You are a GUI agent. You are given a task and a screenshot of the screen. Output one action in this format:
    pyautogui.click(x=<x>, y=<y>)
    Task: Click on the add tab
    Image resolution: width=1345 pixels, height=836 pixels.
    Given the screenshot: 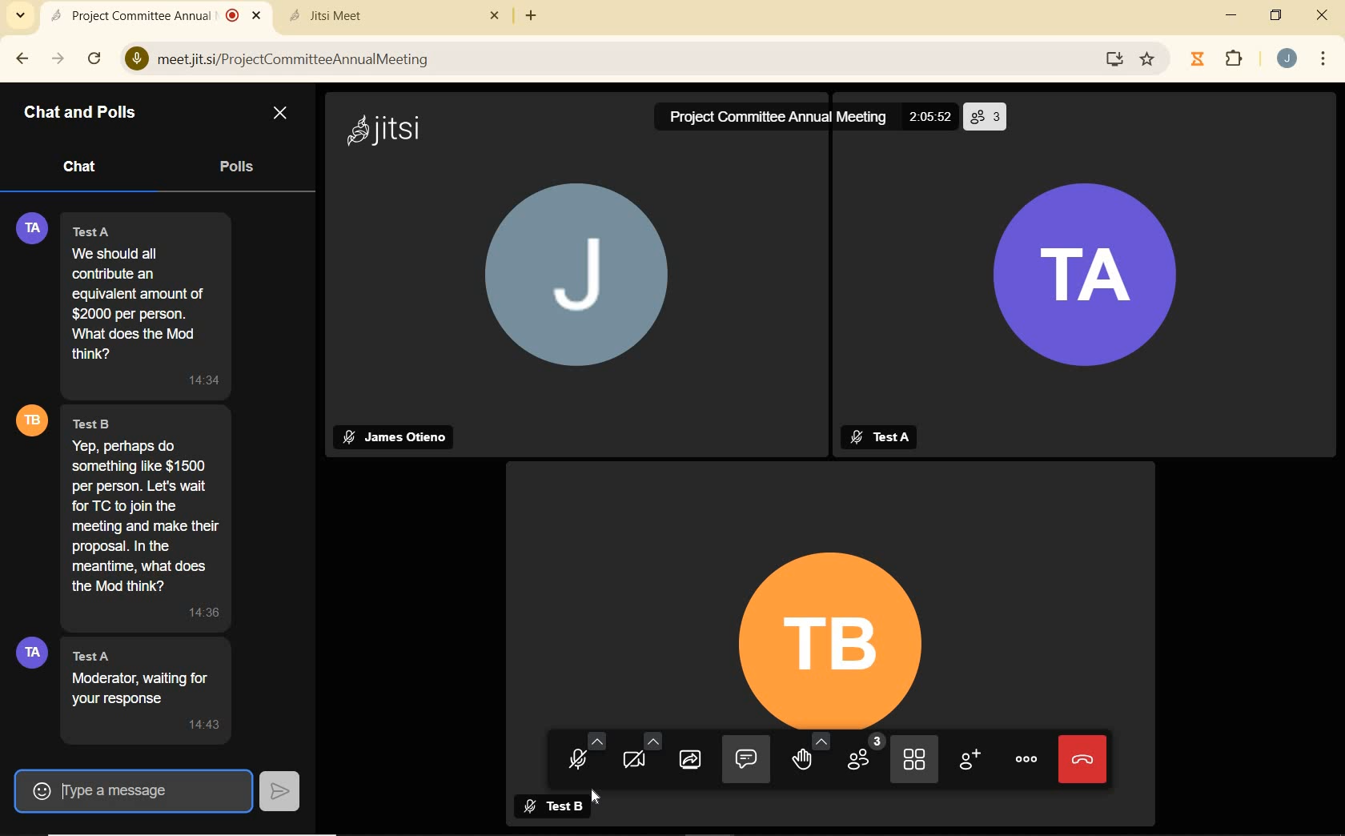 What is the action you would take?
    pyautogui.click(x=532, y=16)
    